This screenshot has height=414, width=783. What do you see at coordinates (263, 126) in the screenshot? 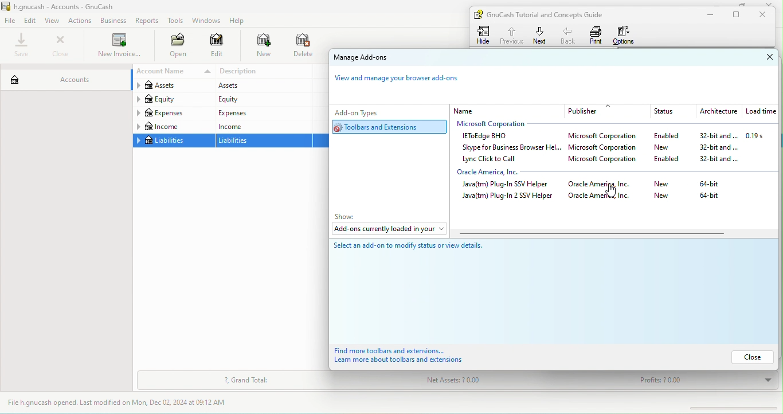
I see `income` at bounding box center [263, 126].